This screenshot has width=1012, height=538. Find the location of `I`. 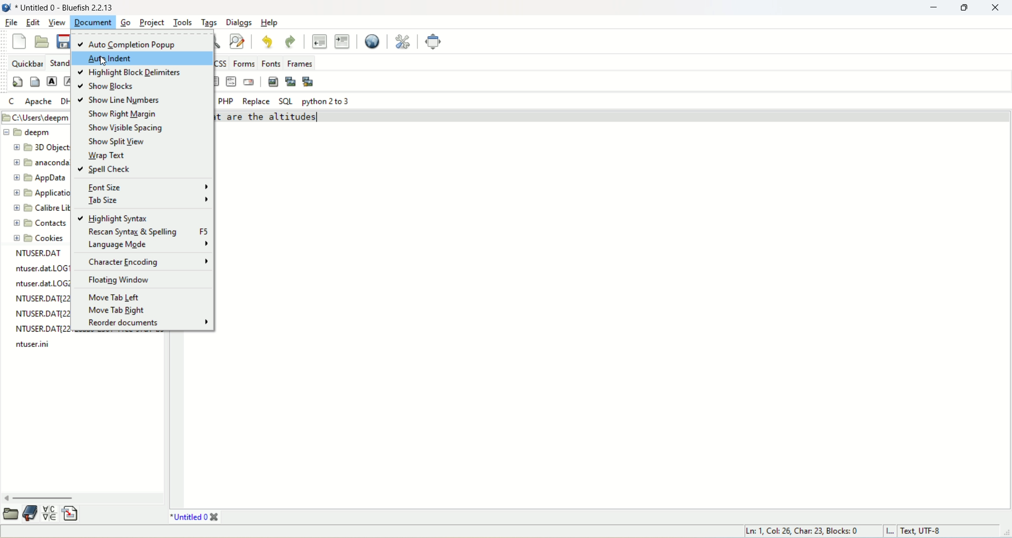

I is located at coordinates (891, 532).